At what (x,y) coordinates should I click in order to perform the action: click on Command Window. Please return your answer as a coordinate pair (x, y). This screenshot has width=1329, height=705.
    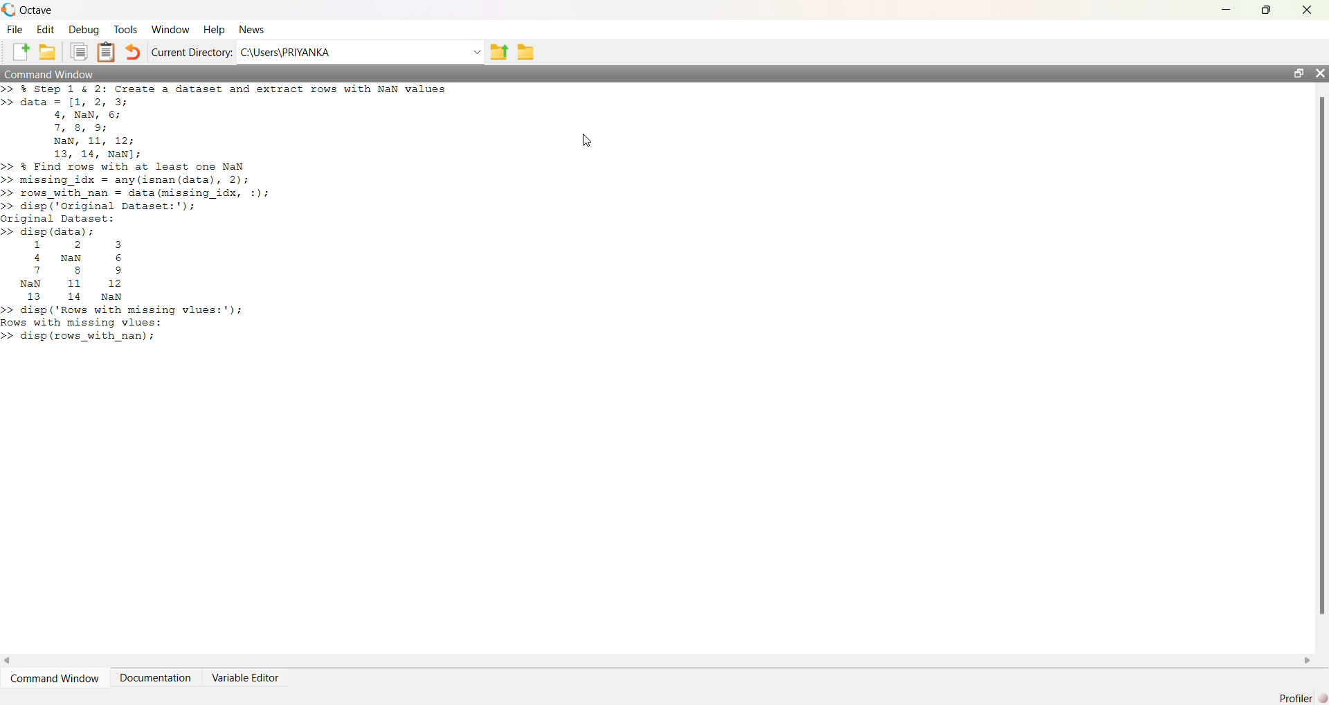
    Looking at the image, I should click on (51, 73).